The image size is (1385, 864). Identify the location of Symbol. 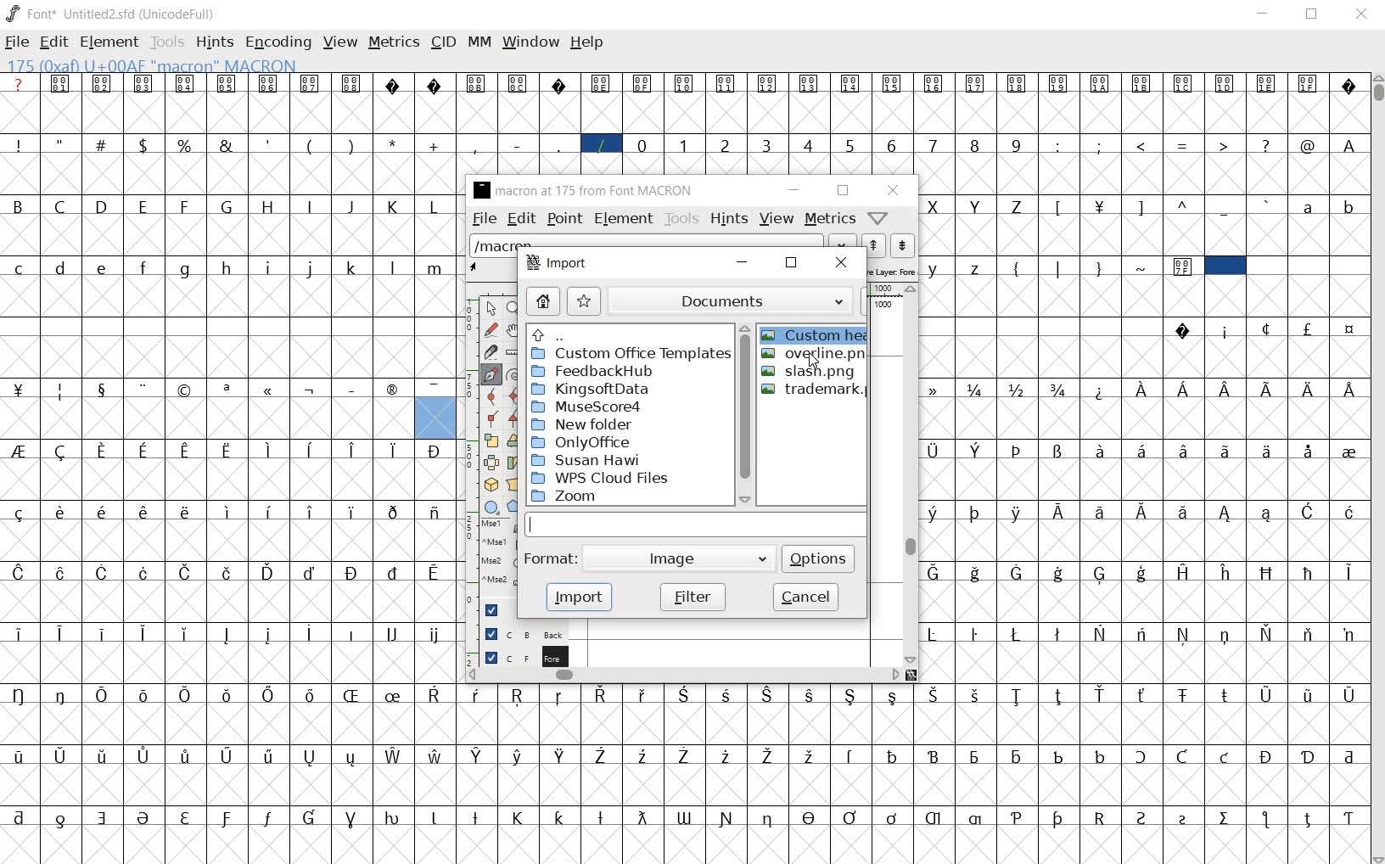
(311, 632).